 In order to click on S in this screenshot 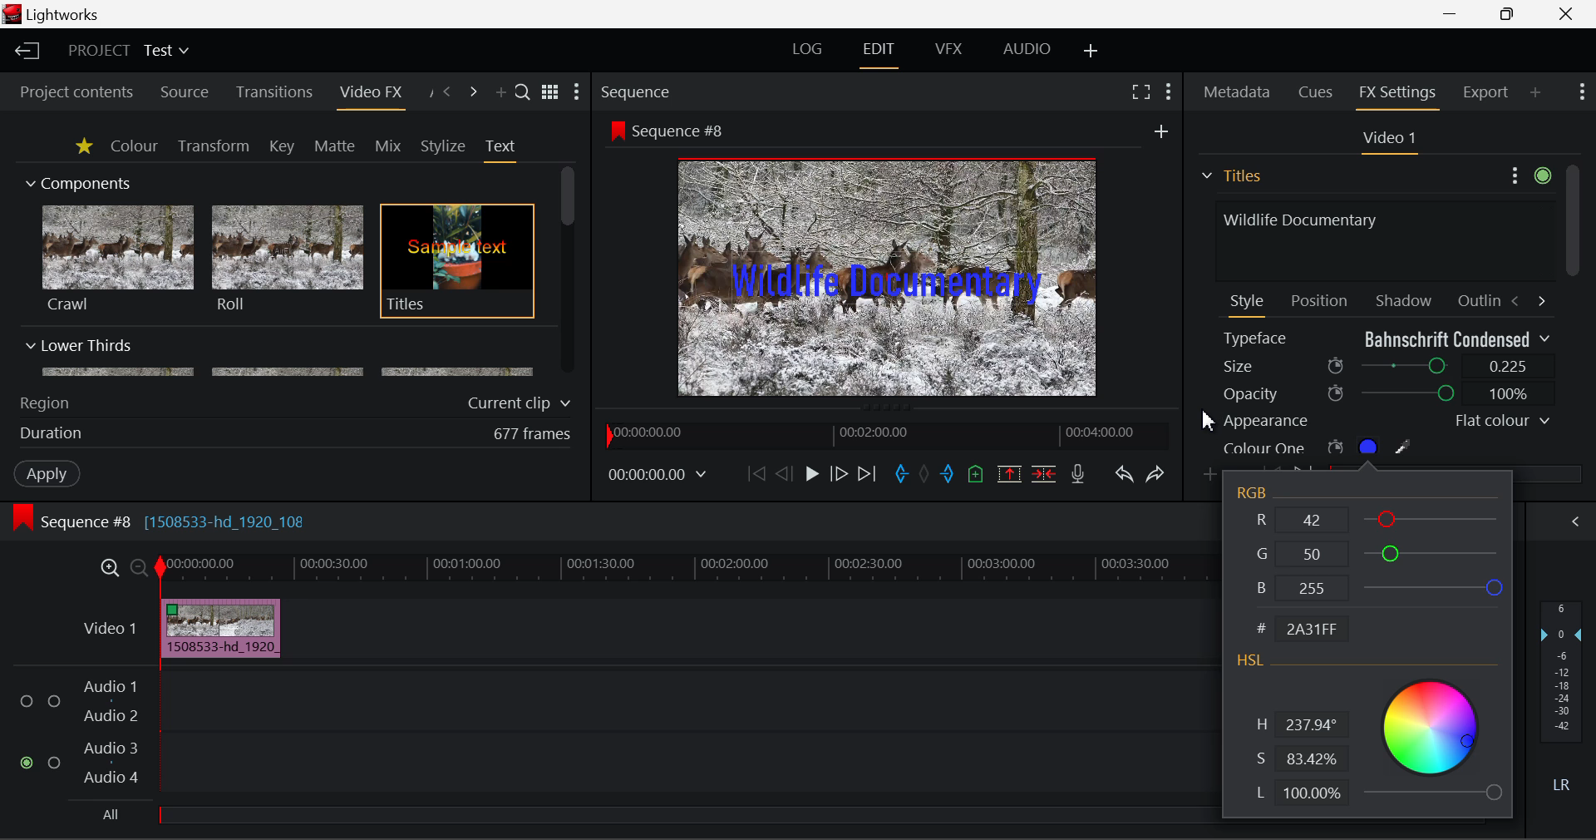, I will do `click(1298, 760)`.